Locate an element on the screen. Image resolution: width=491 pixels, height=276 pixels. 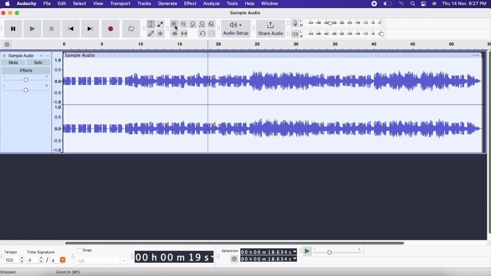
Tempo is located at coordinates (11, 251).